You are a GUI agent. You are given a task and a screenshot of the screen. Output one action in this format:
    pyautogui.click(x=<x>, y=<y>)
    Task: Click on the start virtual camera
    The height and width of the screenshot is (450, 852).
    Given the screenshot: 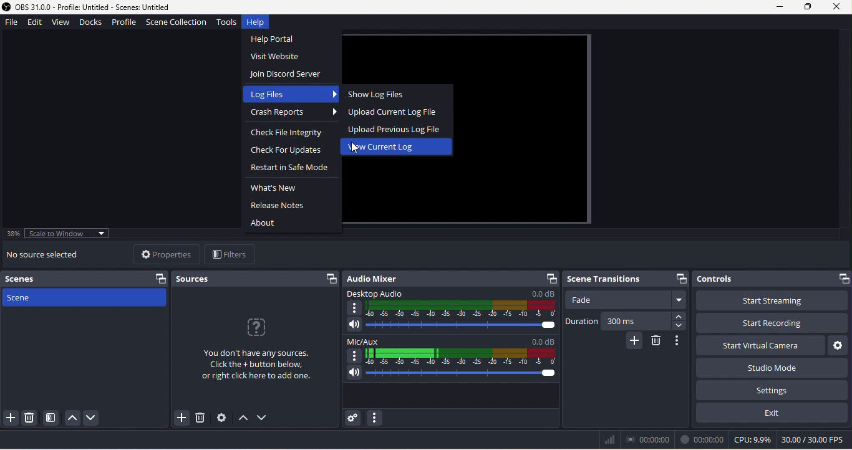 What is the action you would take?
    pyautogui.click(x=755, y=345)
    